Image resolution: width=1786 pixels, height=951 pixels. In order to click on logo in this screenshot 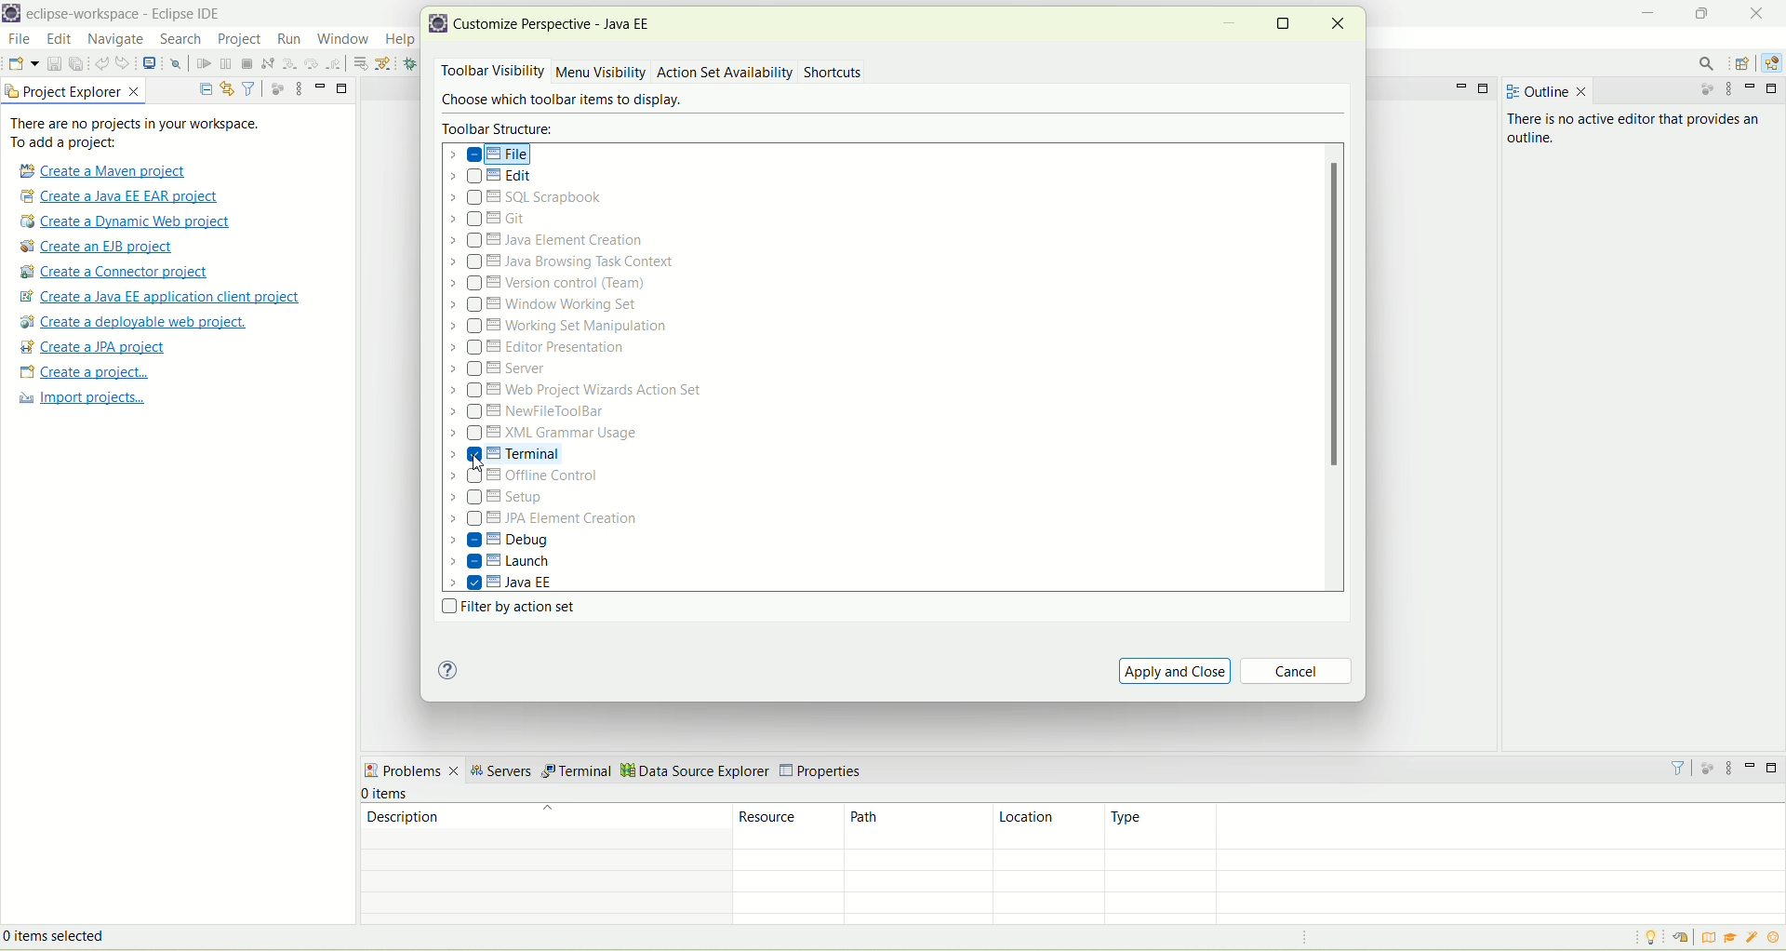, I will do `click(439, 26)`.